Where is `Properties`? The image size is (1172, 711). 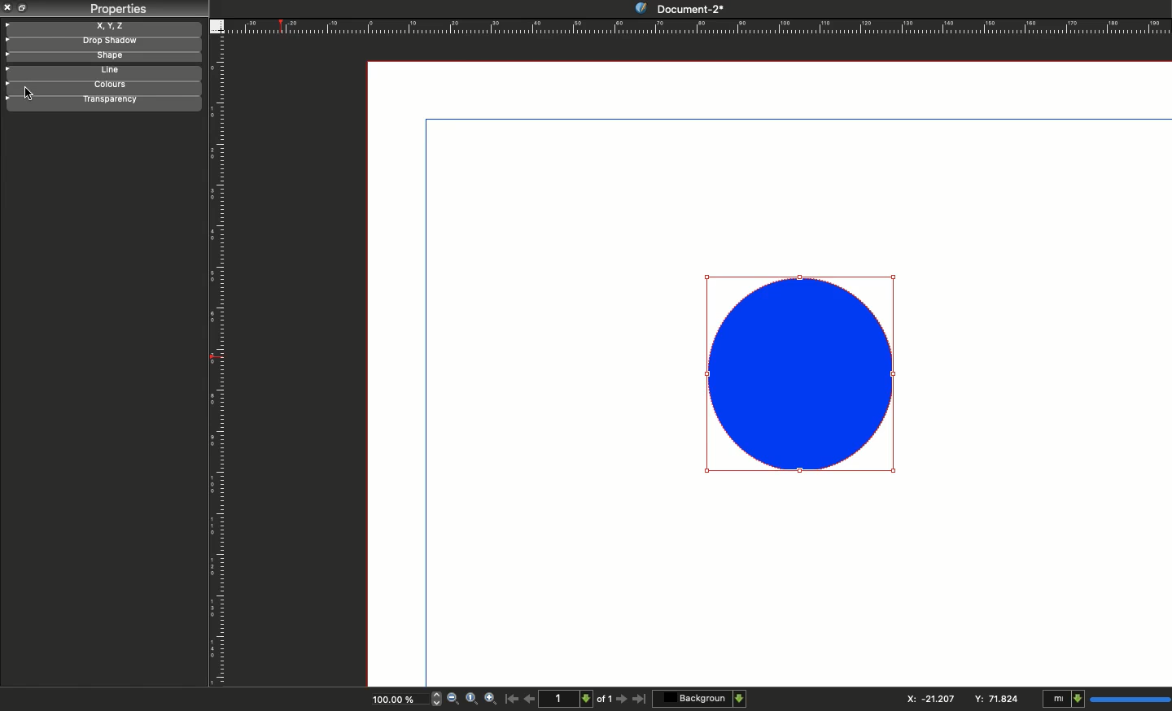 Properties is located at coordinates (117, 9).